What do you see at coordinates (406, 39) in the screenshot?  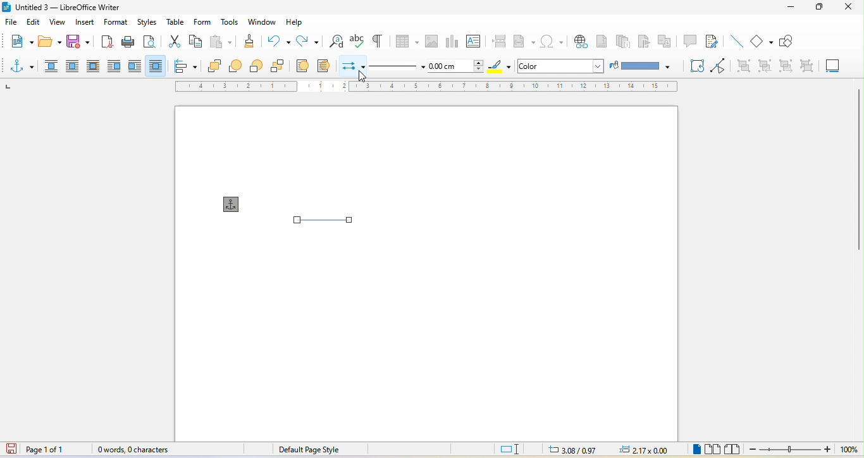 I see `table` at bounding box center [406, 39].